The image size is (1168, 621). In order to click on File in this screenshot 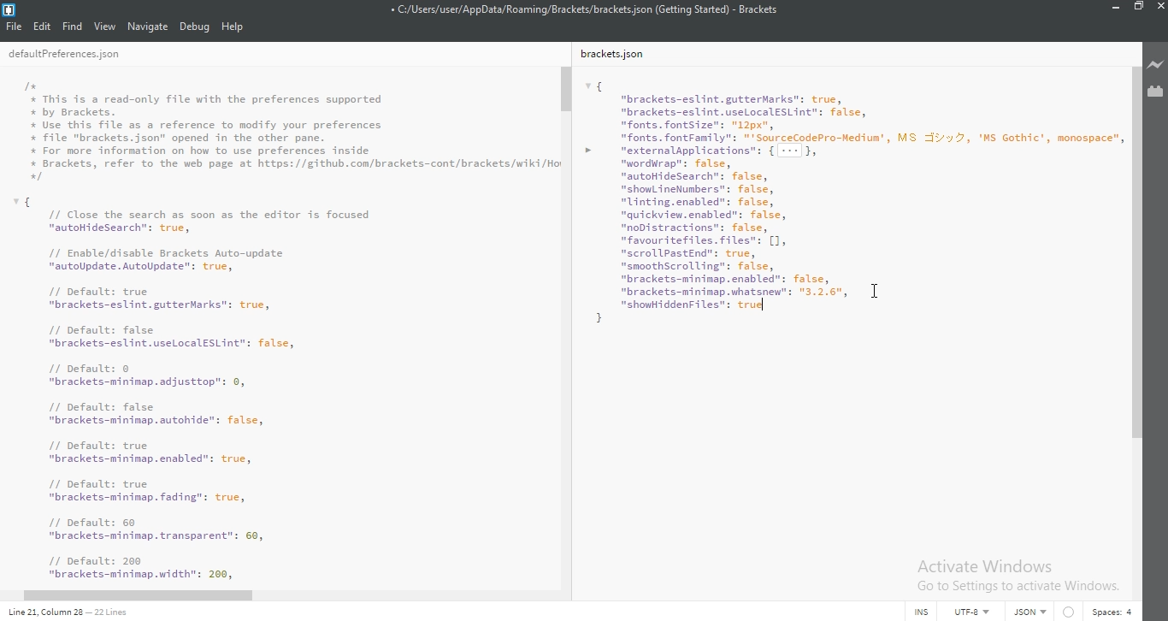, I will do `click(15, 26)`.